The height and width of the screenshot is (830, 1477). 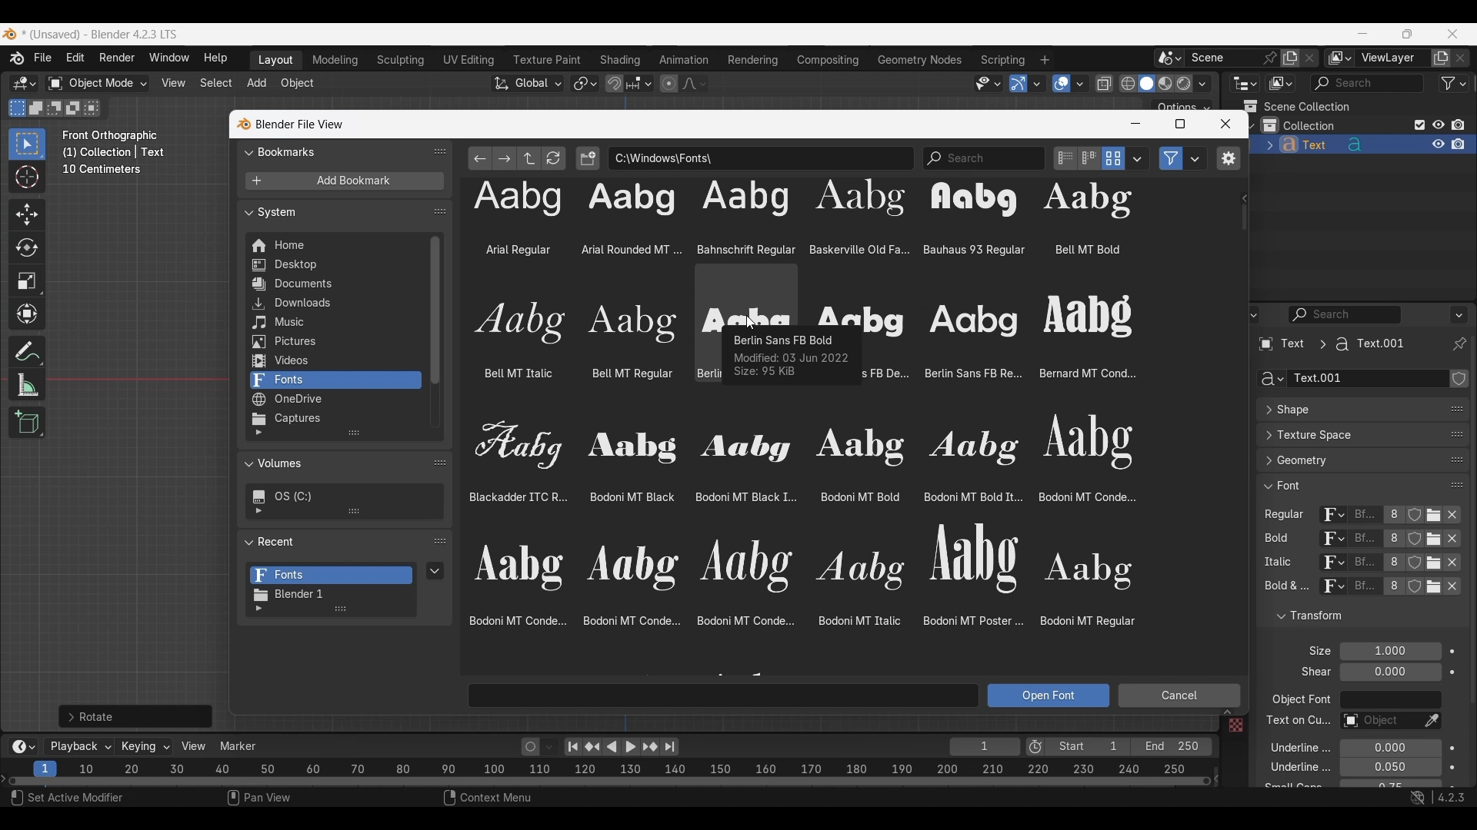 What do you see at coordinates (435, 570) in the screenshot?
I see `Recent items specials` at bounding box center [435, 570].